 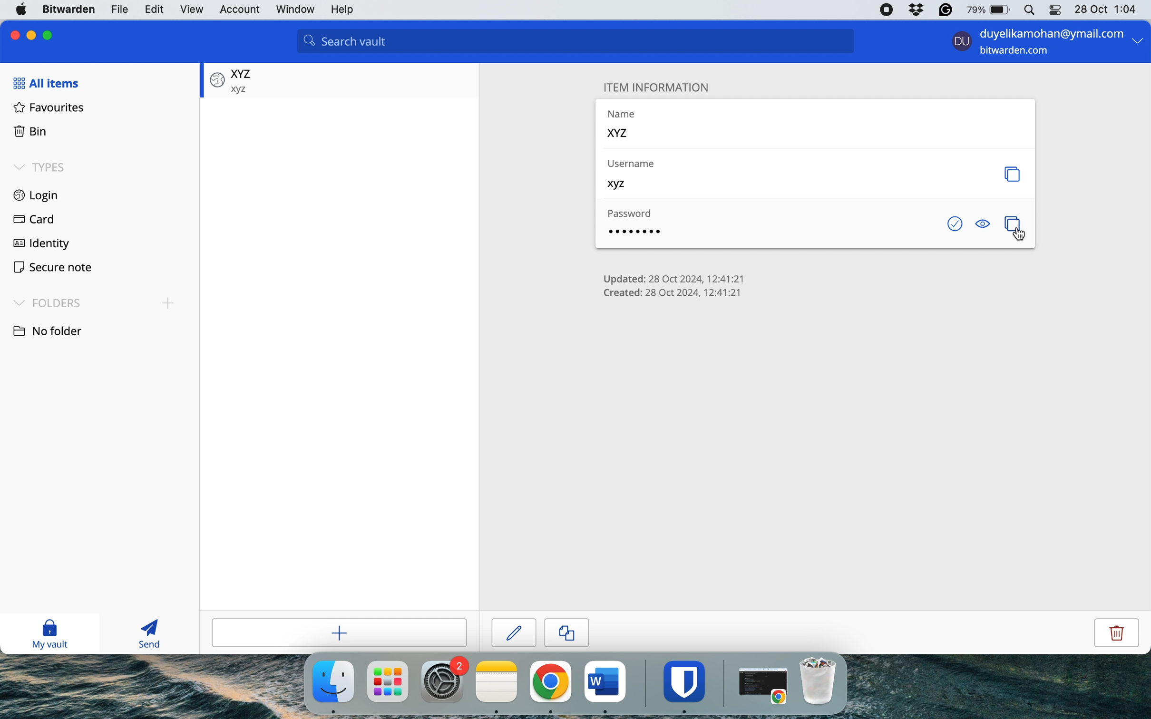 What do you see at coordinates (12, 34) in the screenshot?
I see `close` at bounding box center [12, 34].